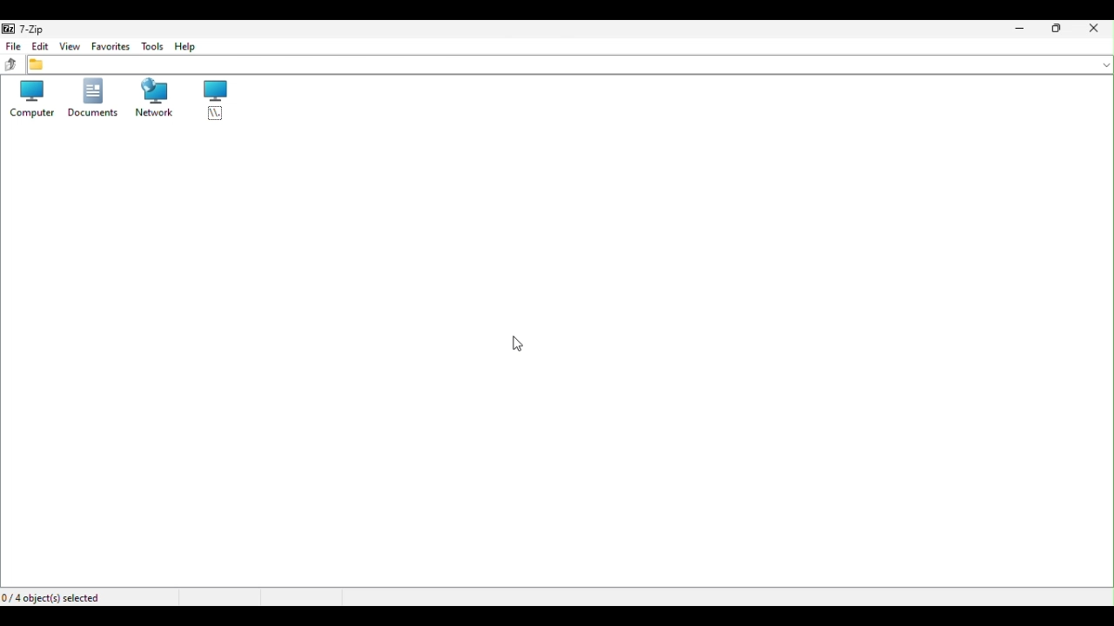 The width and height of the screenshot is (1114, 626). What do you see at coordinates (26, 30) in the screenshot?
I see `7 zip logo` at bounding box center [26, 30].